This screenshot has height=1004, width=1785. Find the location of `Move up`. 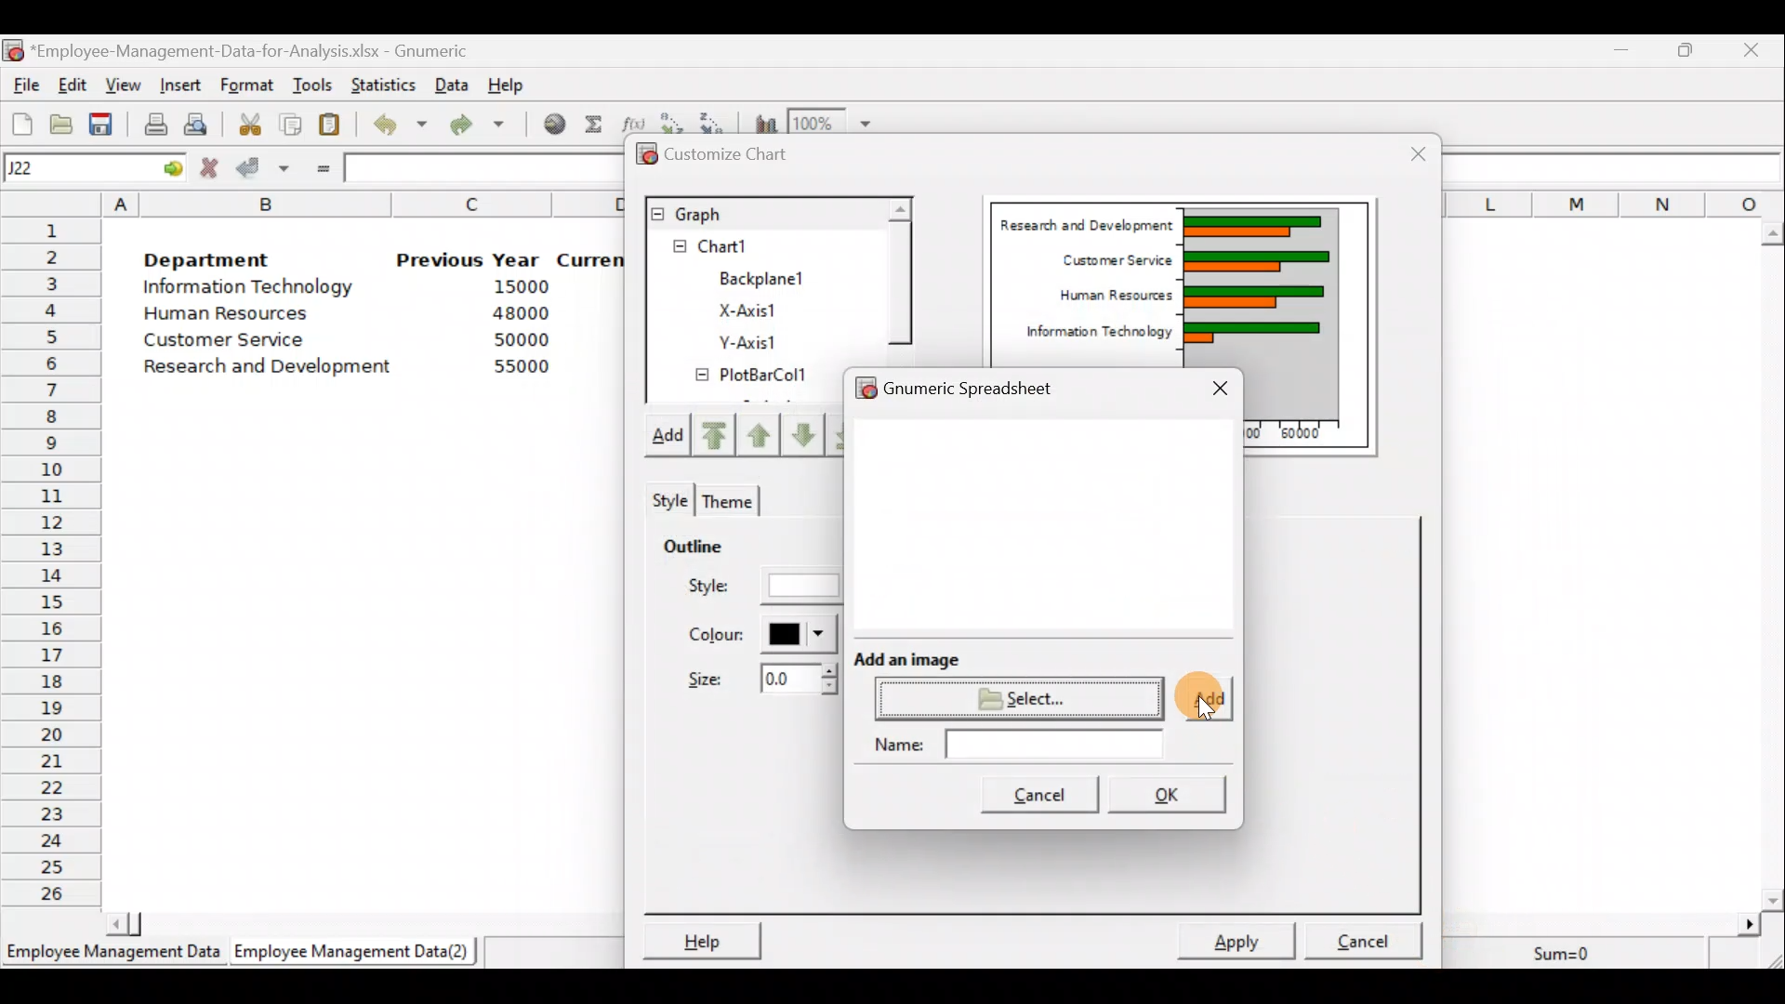

Move up is located at coordinates (760, 432).